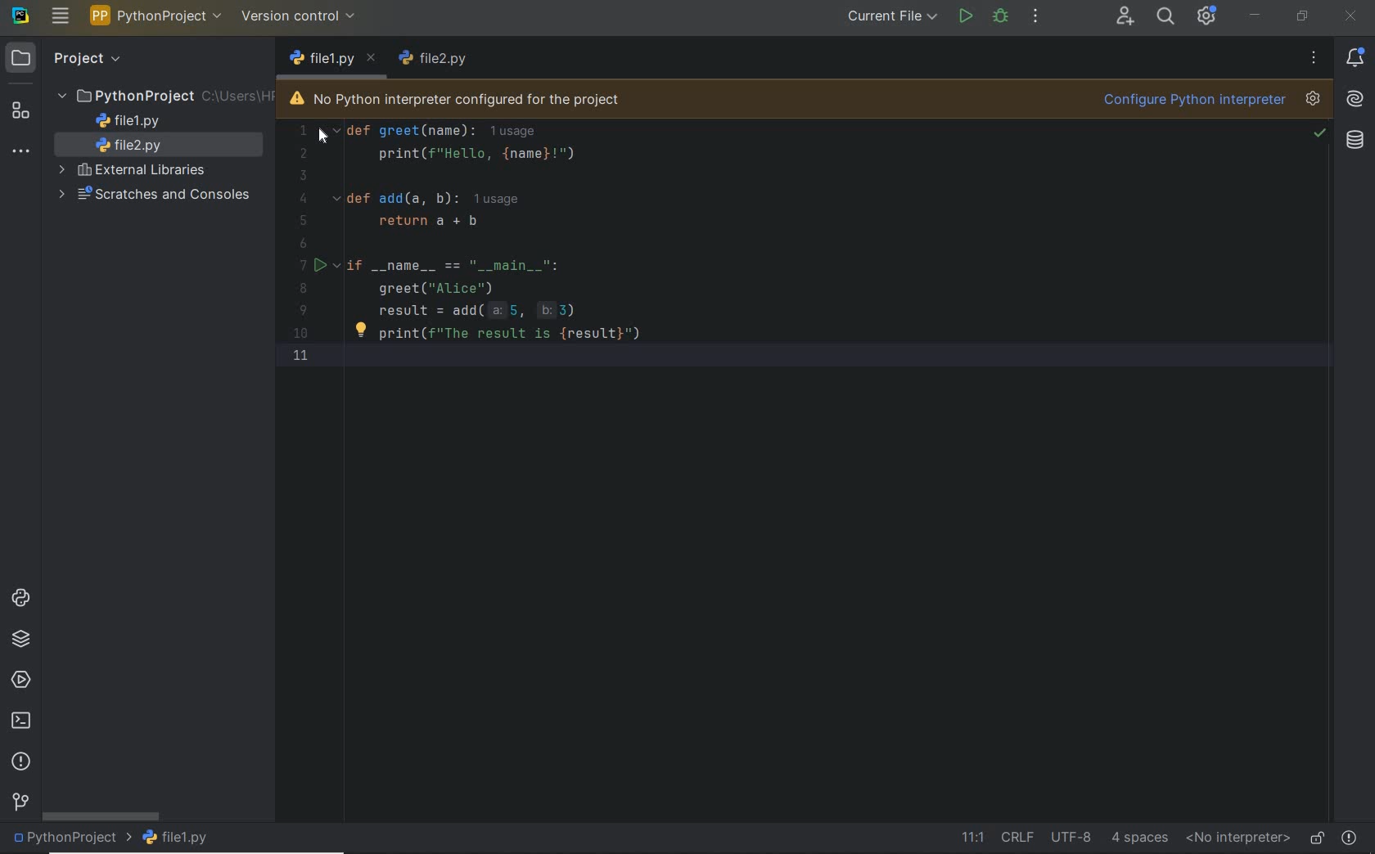  Describe the element at coordinates (158, 16) in the screenshot. I see `project name` at that location.